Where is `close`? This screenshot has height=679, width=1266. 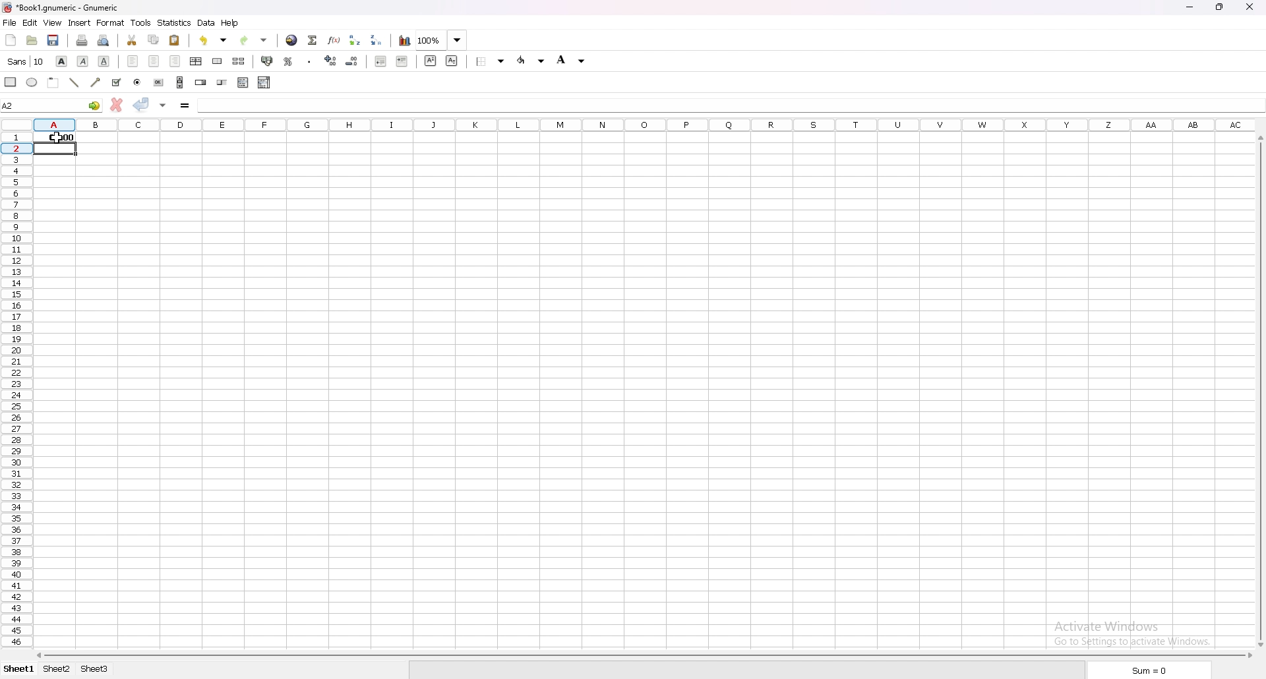
close is located at coordinates (1250, 7).